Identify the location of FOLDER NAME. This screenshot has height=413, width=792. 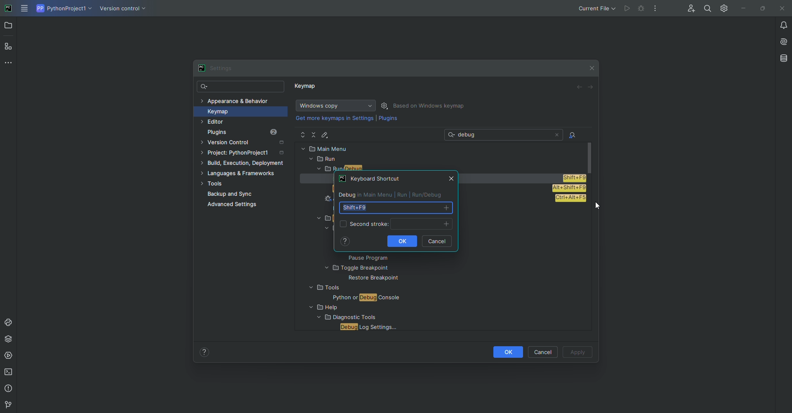
(381, 268).